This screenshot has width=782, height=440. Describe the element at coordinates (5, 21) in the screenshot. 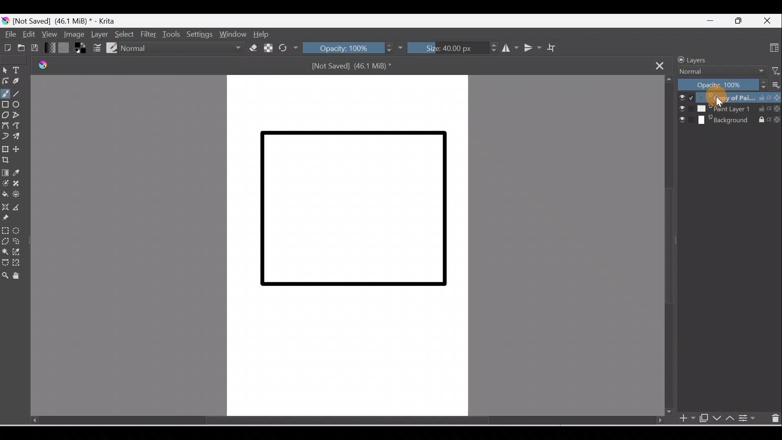

I see `Krita logo` at that location.